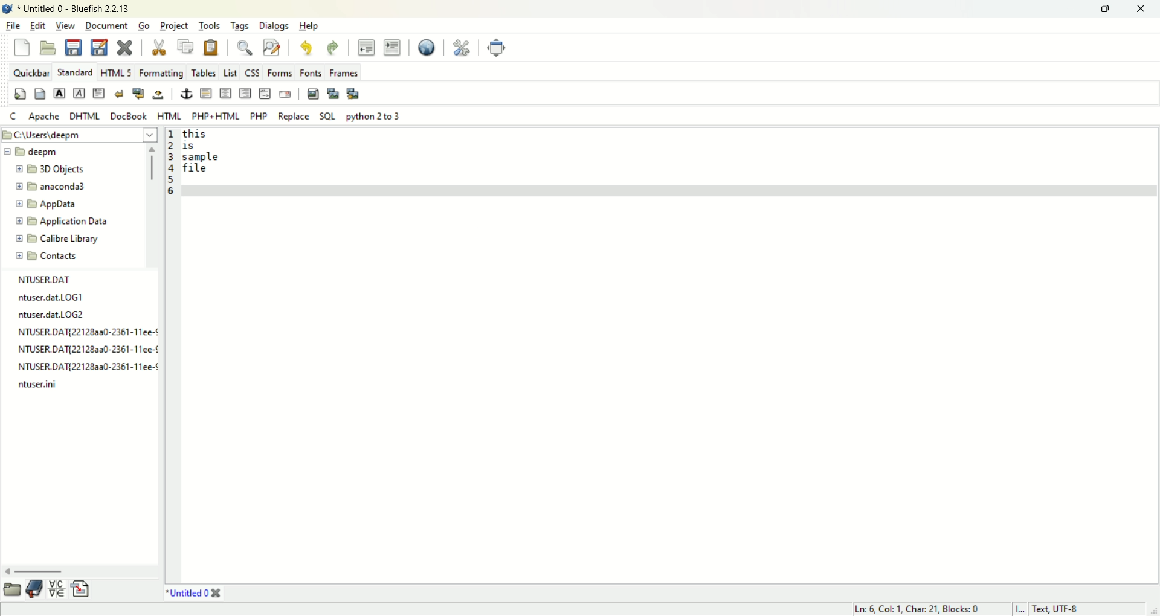  Describe the element at coordinates (51, 168) in the screenshot. I see `3D objects` at that location.